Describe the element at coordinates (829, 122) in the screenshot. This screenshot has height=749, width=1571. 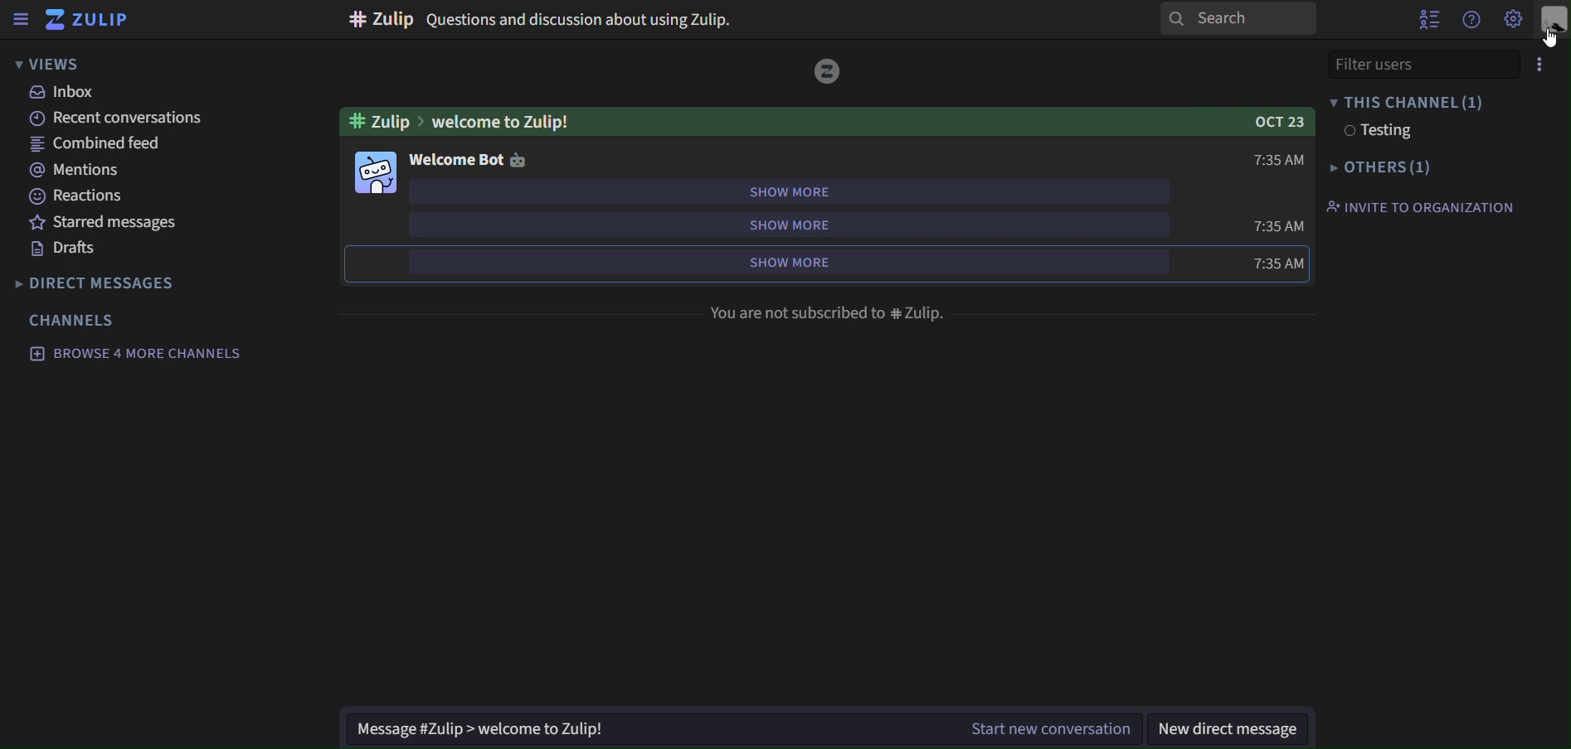
I see `welcome to zulip` at that location.